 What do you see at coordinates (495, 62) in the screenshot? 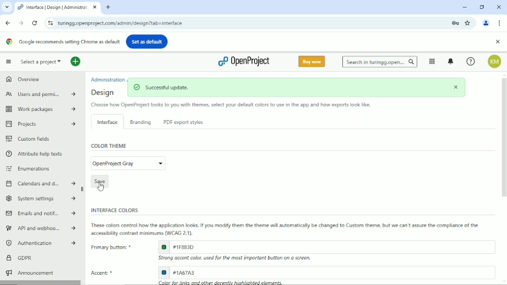
I see `Account` at bounding box center [495, 62].